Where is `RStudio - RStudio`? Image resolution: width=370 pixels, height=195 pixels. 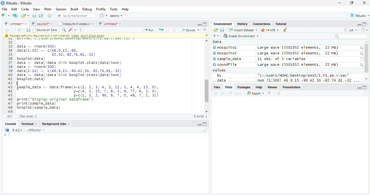
RStudio - RStudio is located at coordinates (19, 3).